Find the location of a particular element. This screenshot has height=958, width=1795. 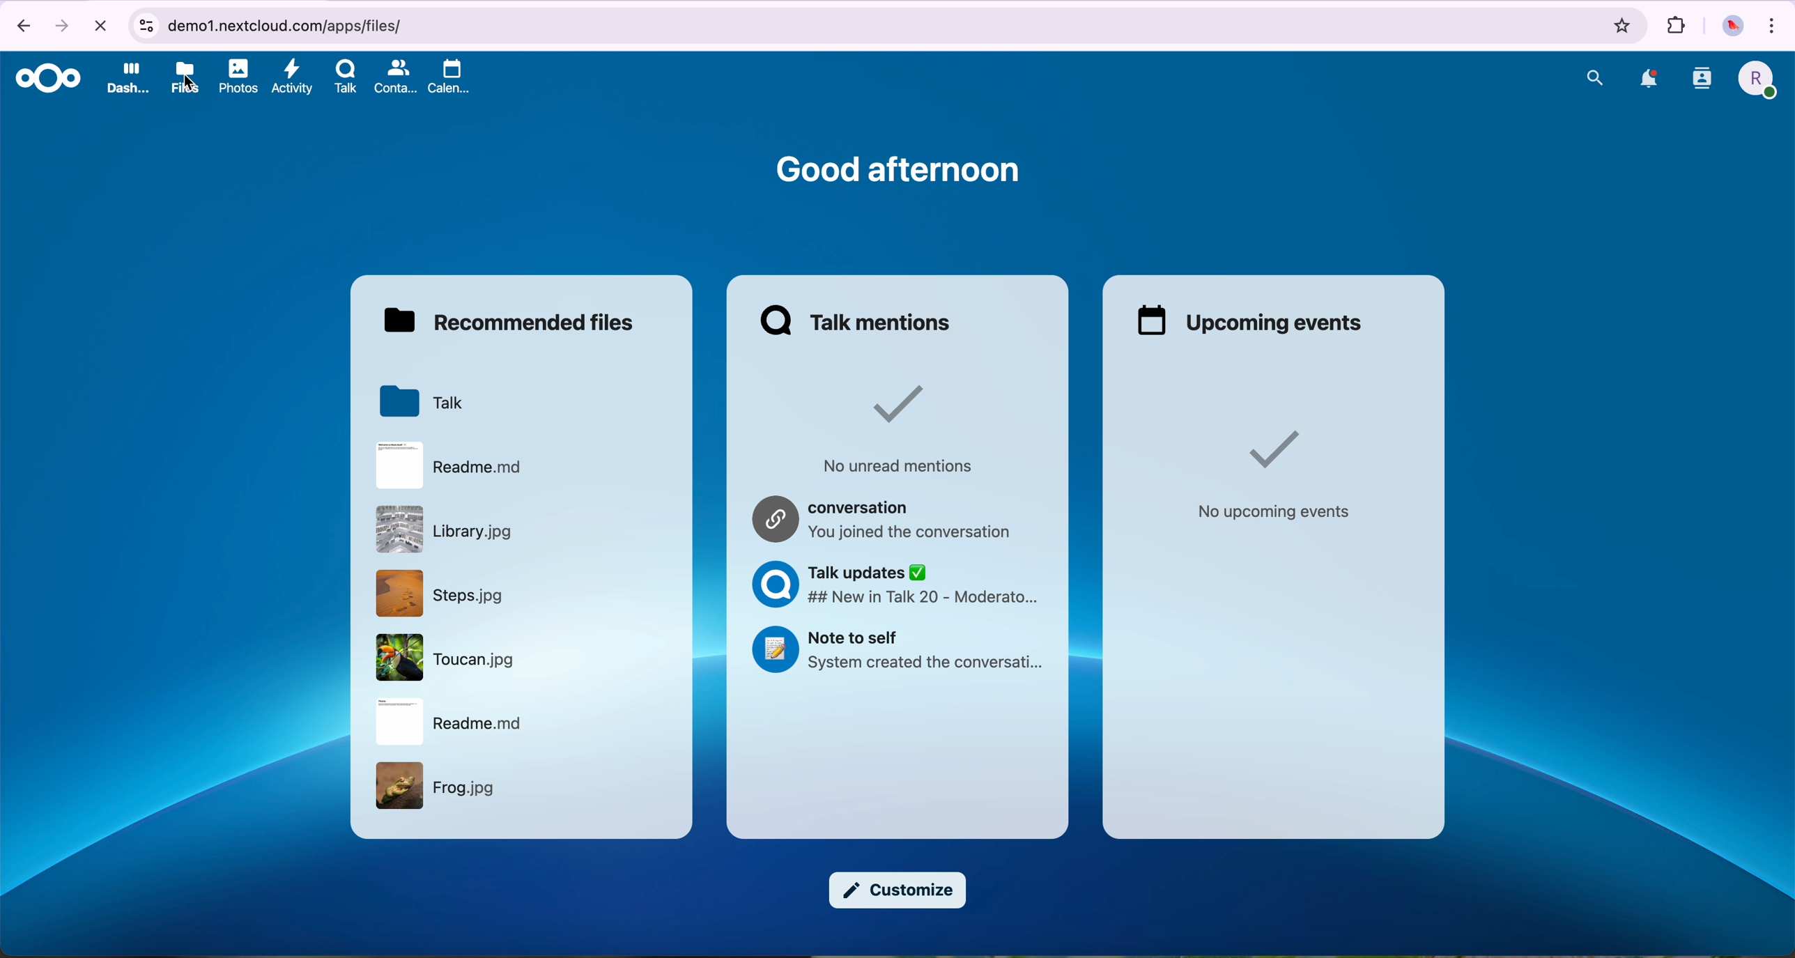

activity is located at coordinates (293, 82).